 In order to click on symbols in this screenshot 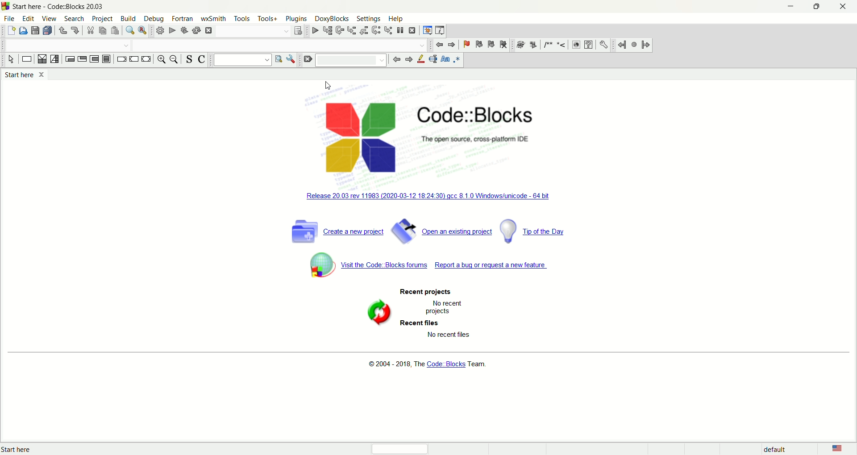, I will do `click(541, 45)`.